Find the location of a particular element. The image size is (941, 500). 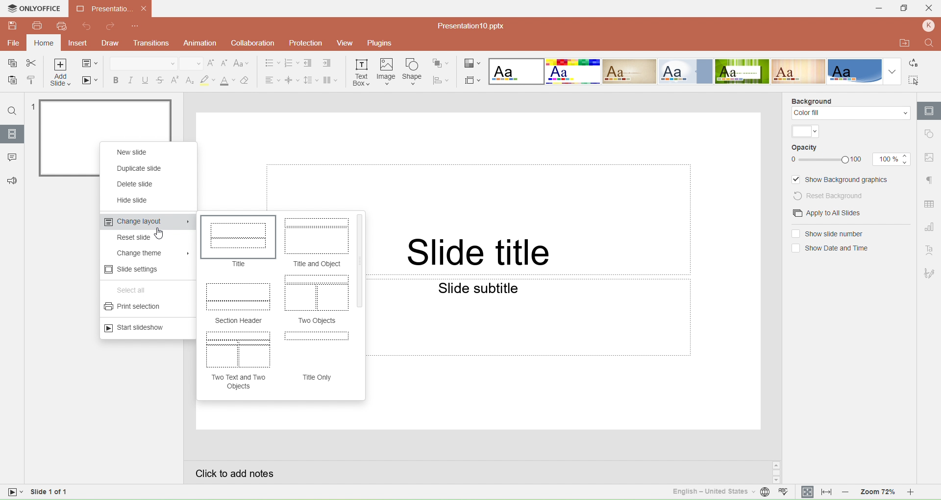

Change case is located at coordinates (243, 64).